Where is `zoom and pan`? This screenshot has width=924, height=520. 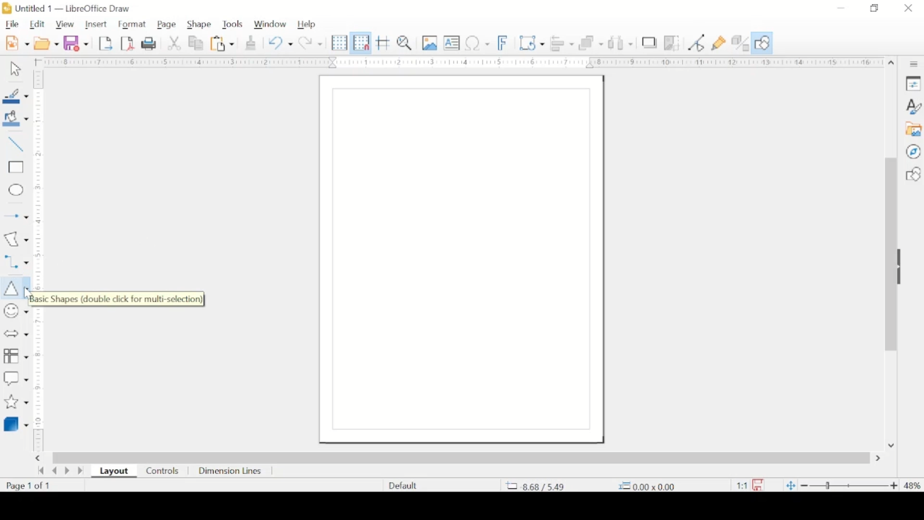 zoom and pan is located at coordinates (405, 43).